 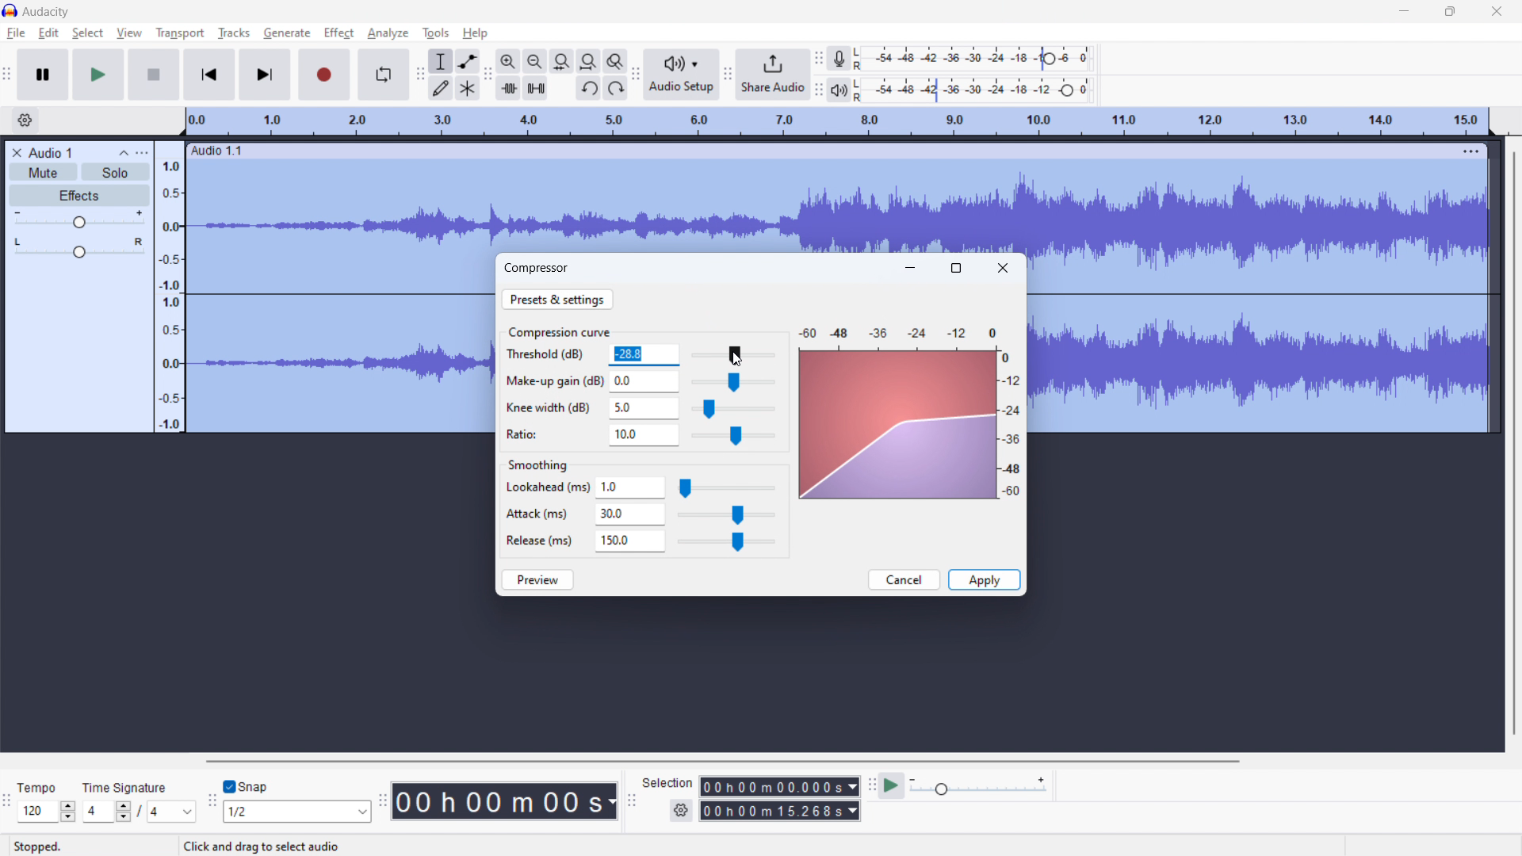 What do you see at coordinates (48, 845) in the screenshot?
I see `Stopped` at bounding box center [48, 845].